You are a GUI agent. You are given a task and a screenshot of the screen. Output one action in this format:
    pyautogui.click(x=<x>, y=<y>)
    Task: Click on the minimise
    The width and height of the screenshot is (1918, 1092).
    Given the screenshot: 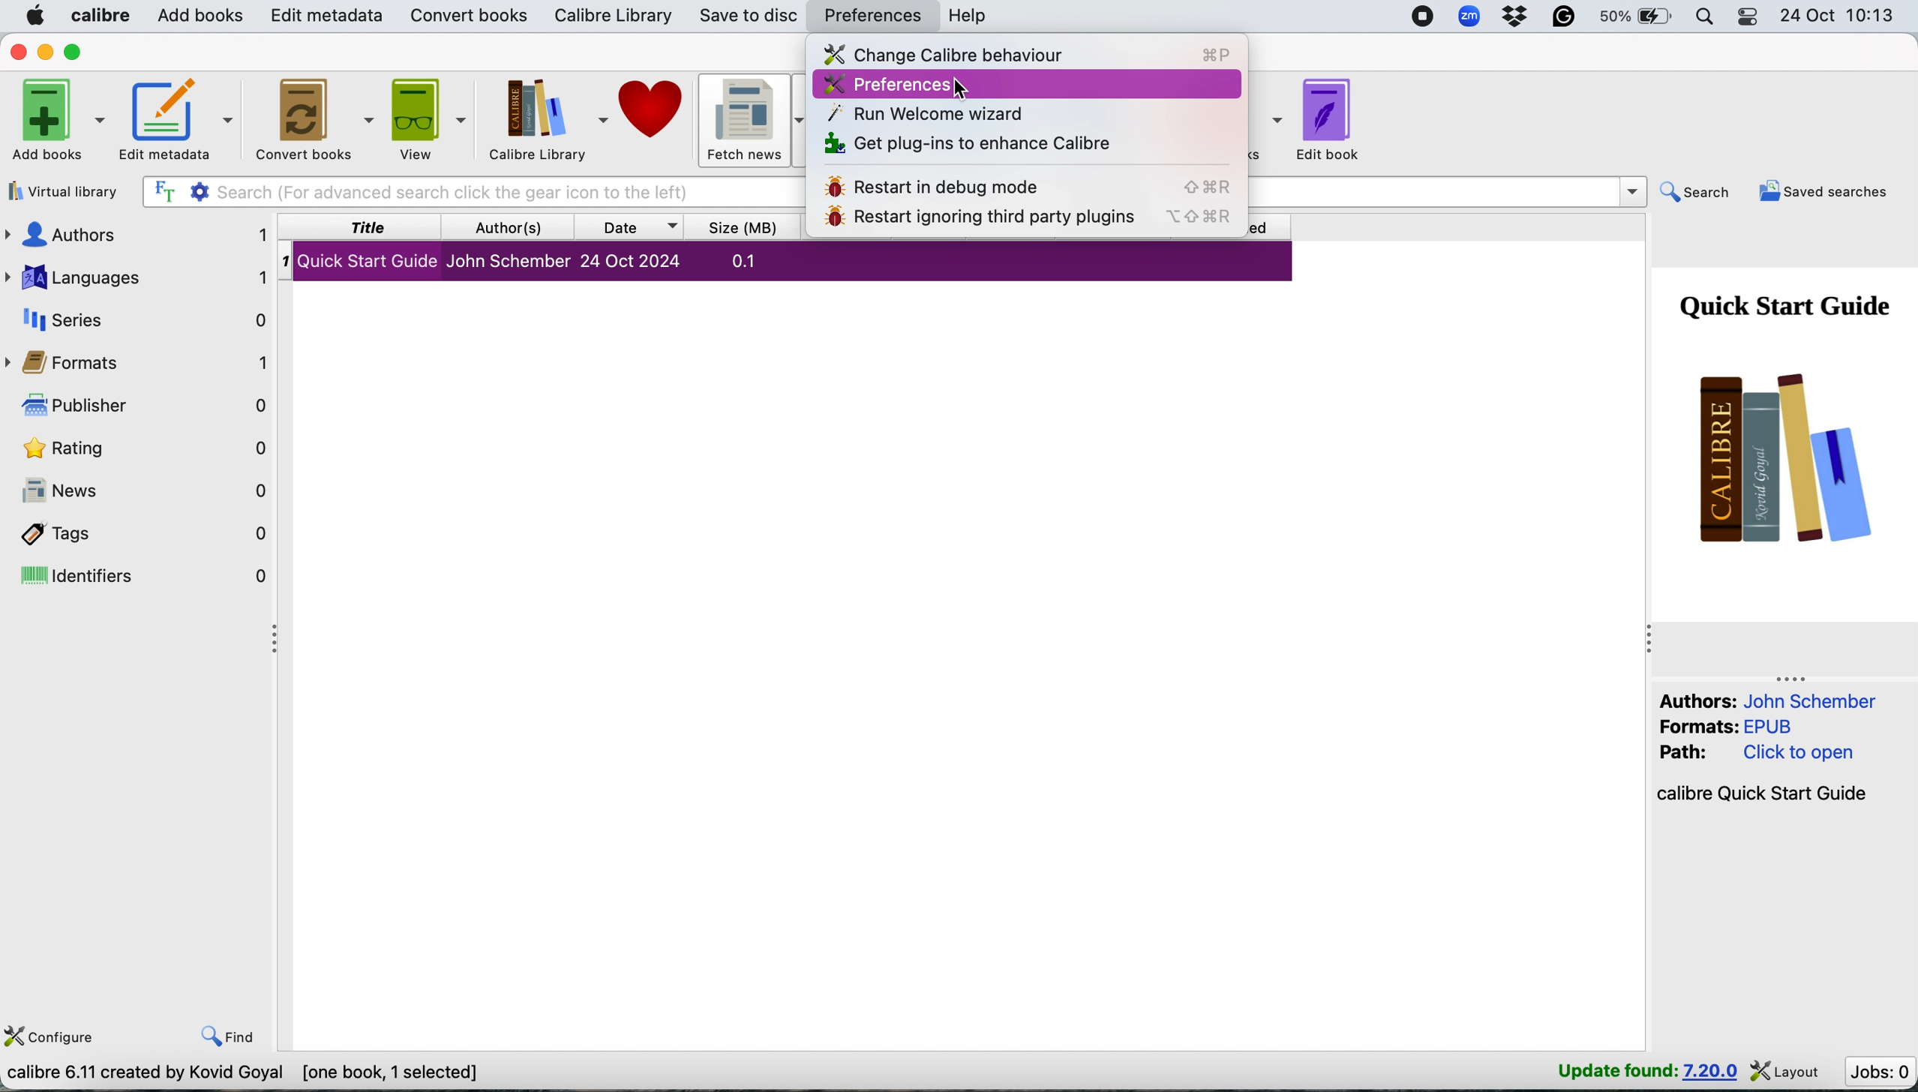 What is the action you would take?
    pyautogui.click(x=47, y=52)
    